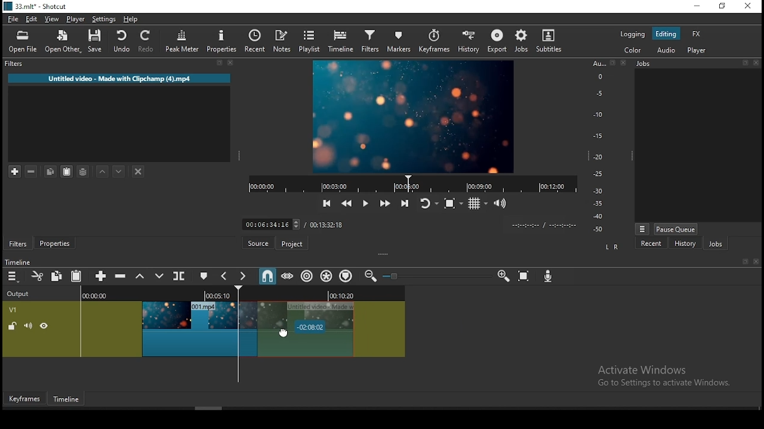  Describe the element at coordinates (20, 262) in the screenshot. I see `timeline` at that location.